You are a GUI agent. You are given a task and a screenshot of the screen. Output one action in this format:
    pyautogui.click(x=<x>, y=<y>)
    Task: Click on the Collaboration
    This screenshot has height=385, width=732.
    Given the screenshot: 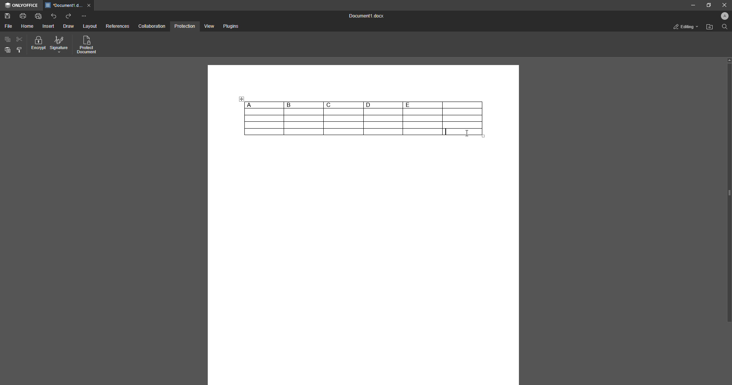 What is the action you would take?
    pyautogui.click(x=152, y=26)
    